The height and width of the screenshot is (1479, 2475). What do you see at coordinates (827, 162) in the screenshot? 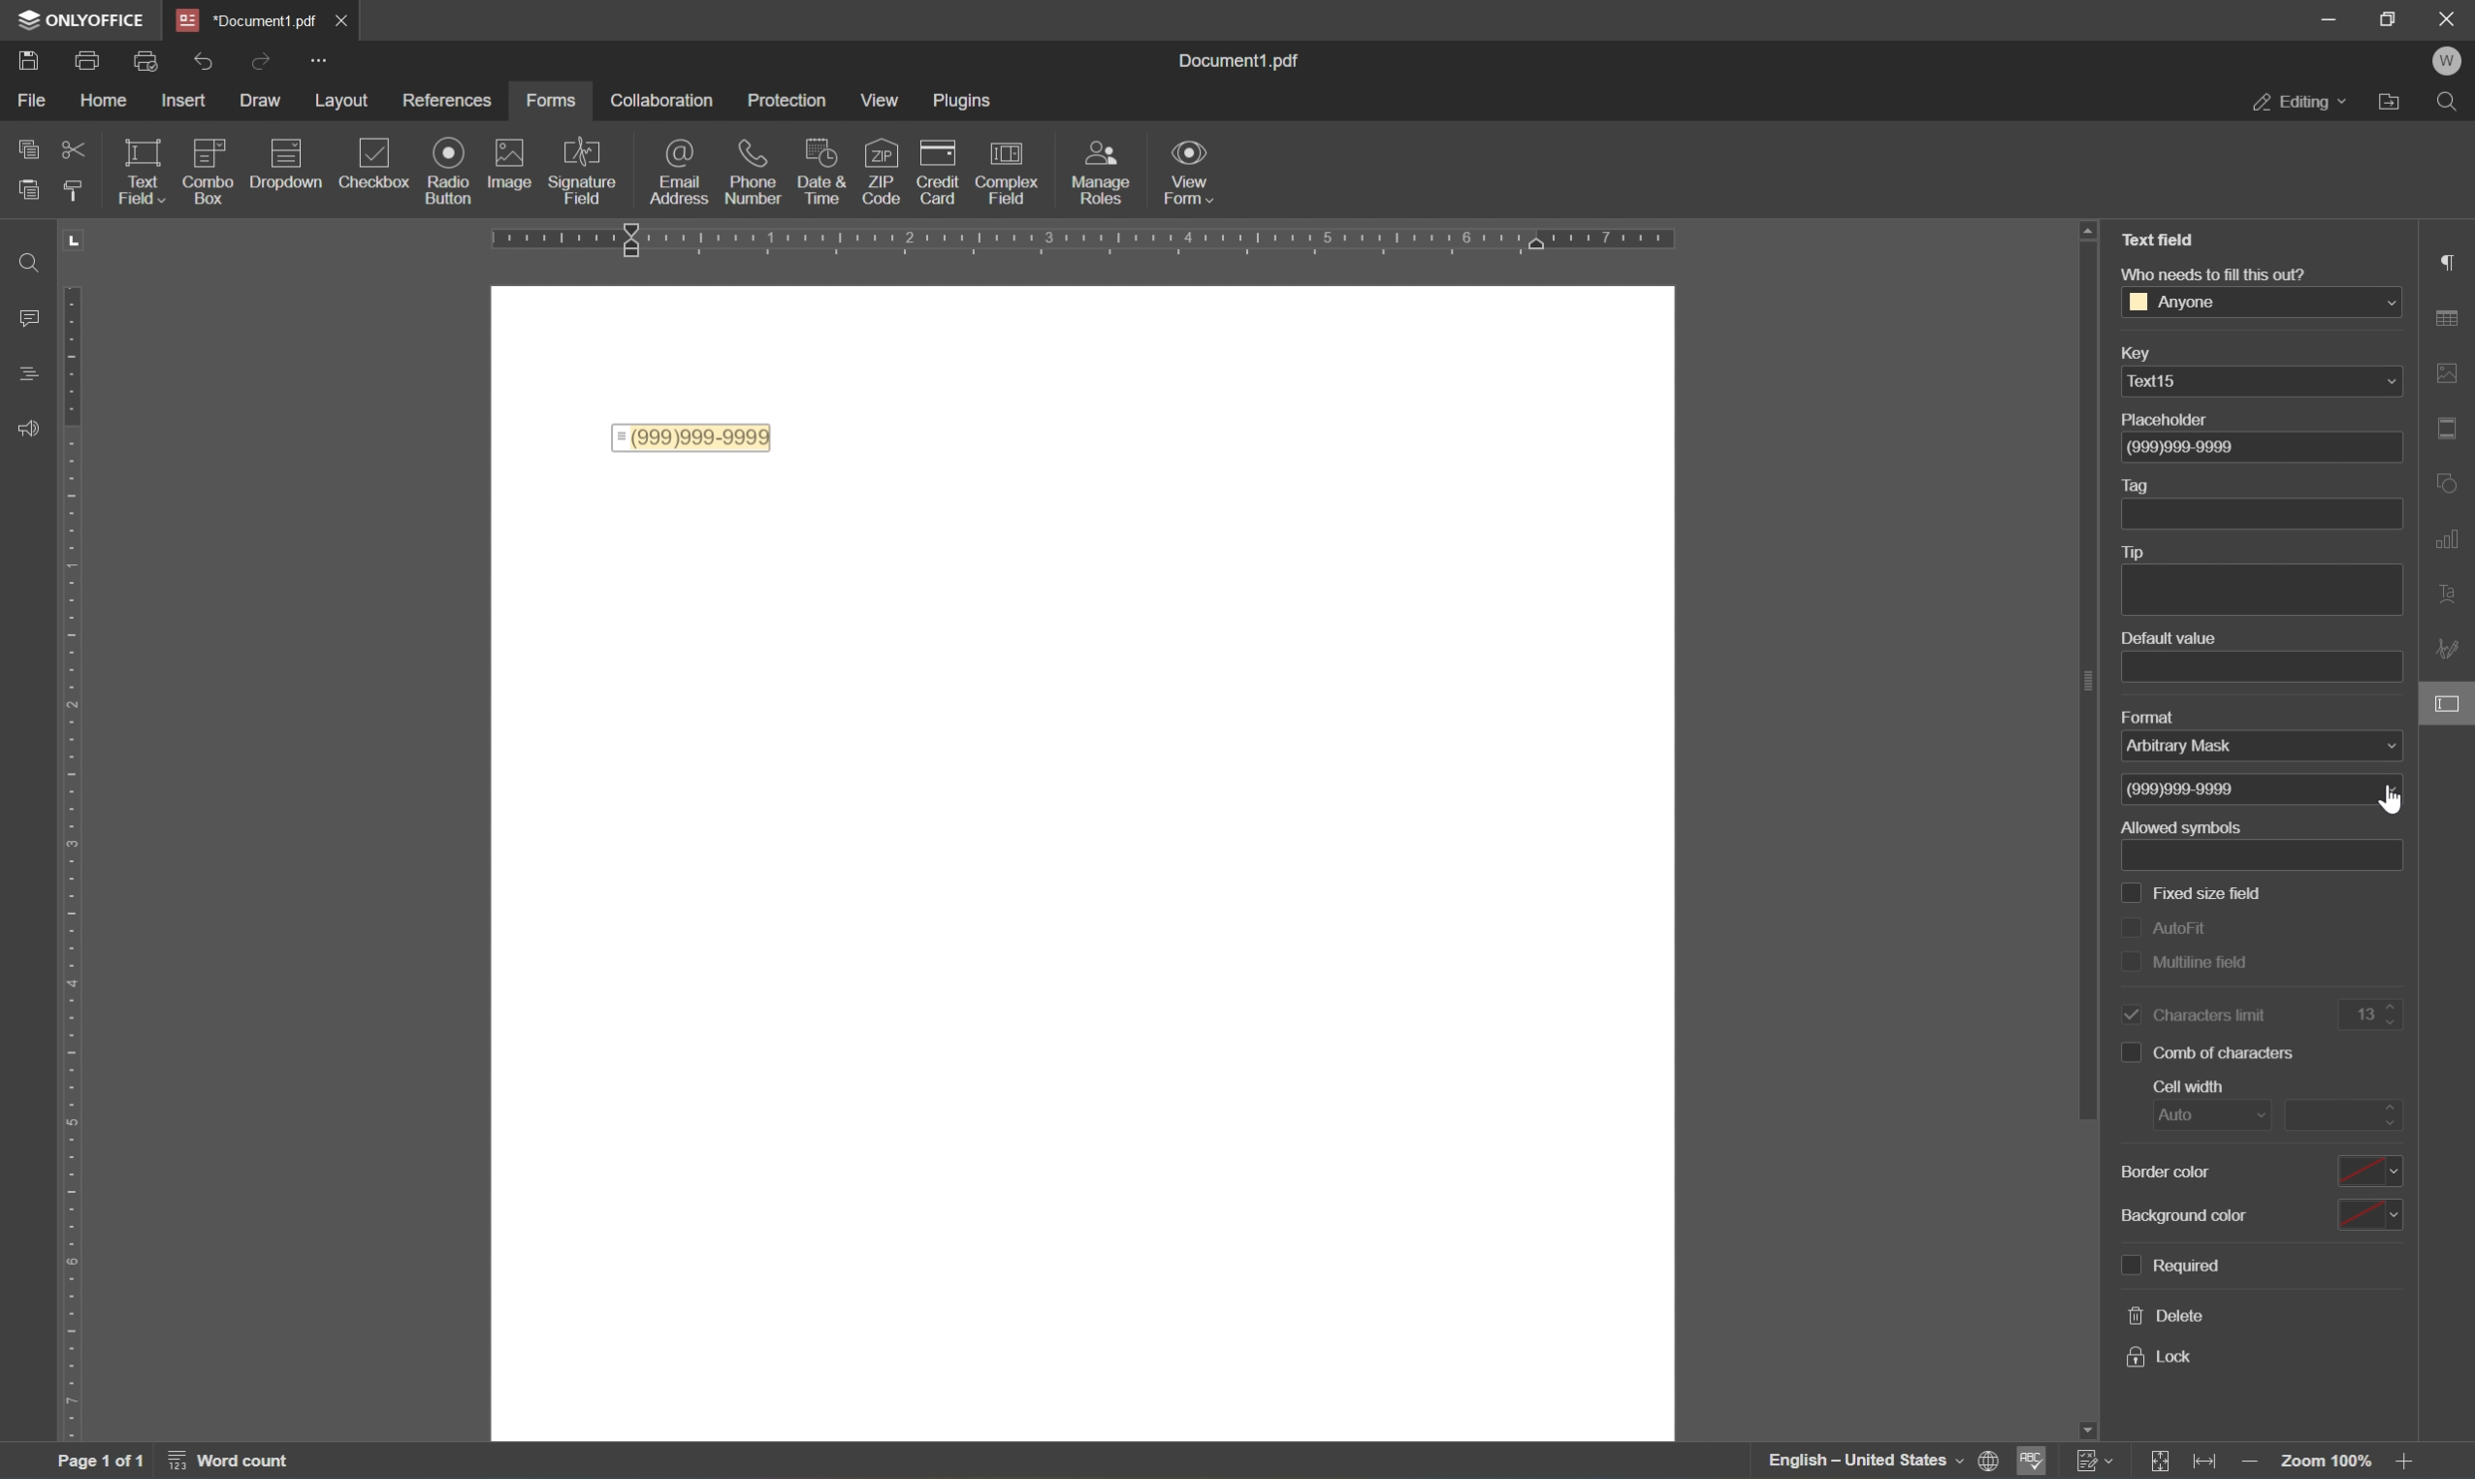
I see `icon` at bounding box center [827, 162].